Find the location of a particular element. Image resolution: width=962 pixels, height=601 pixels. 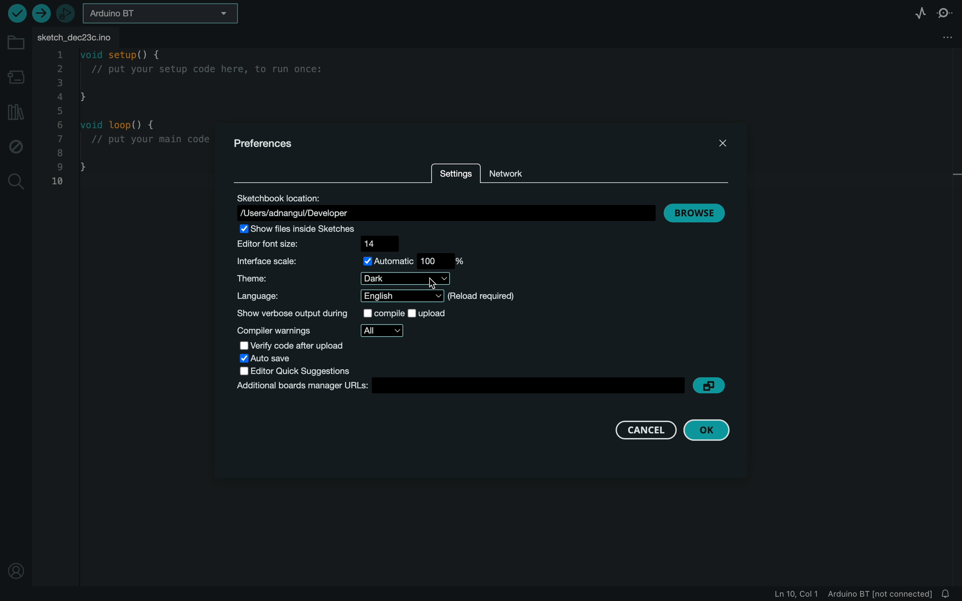

location is located at coordinates (443, 205).